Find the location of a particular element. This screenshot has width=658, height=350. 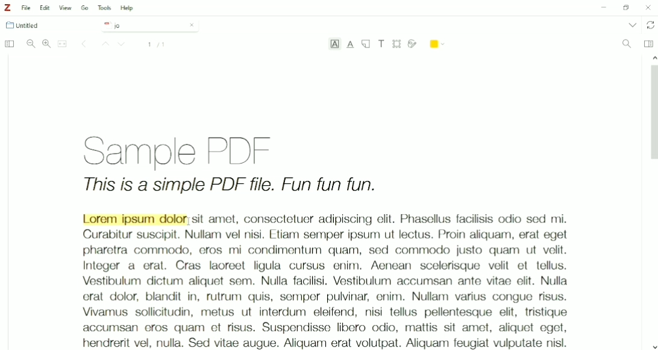

Help is located at coordinates (128, 8).